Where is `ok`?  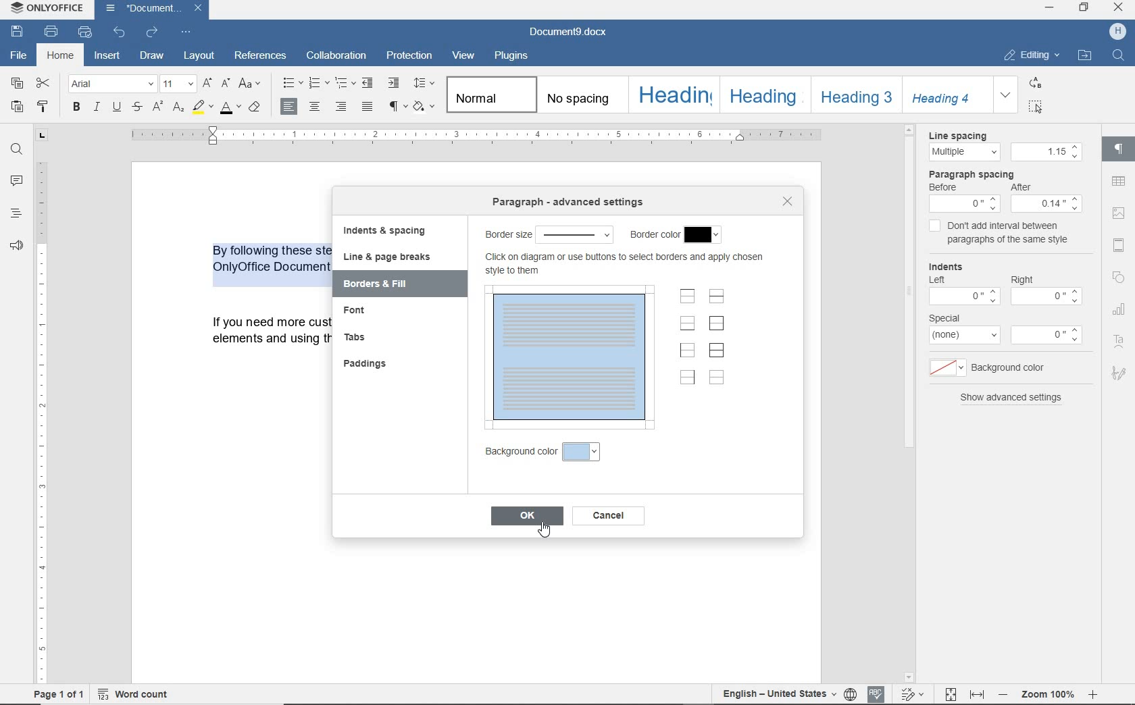
ok is located at coordinates (526, 517).